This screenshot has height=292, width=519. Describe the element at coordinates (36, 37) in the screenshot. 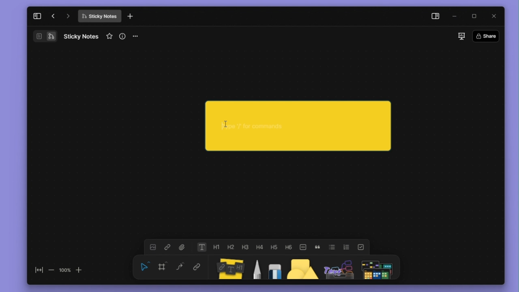

I see `Document/Page Overview` at that location.